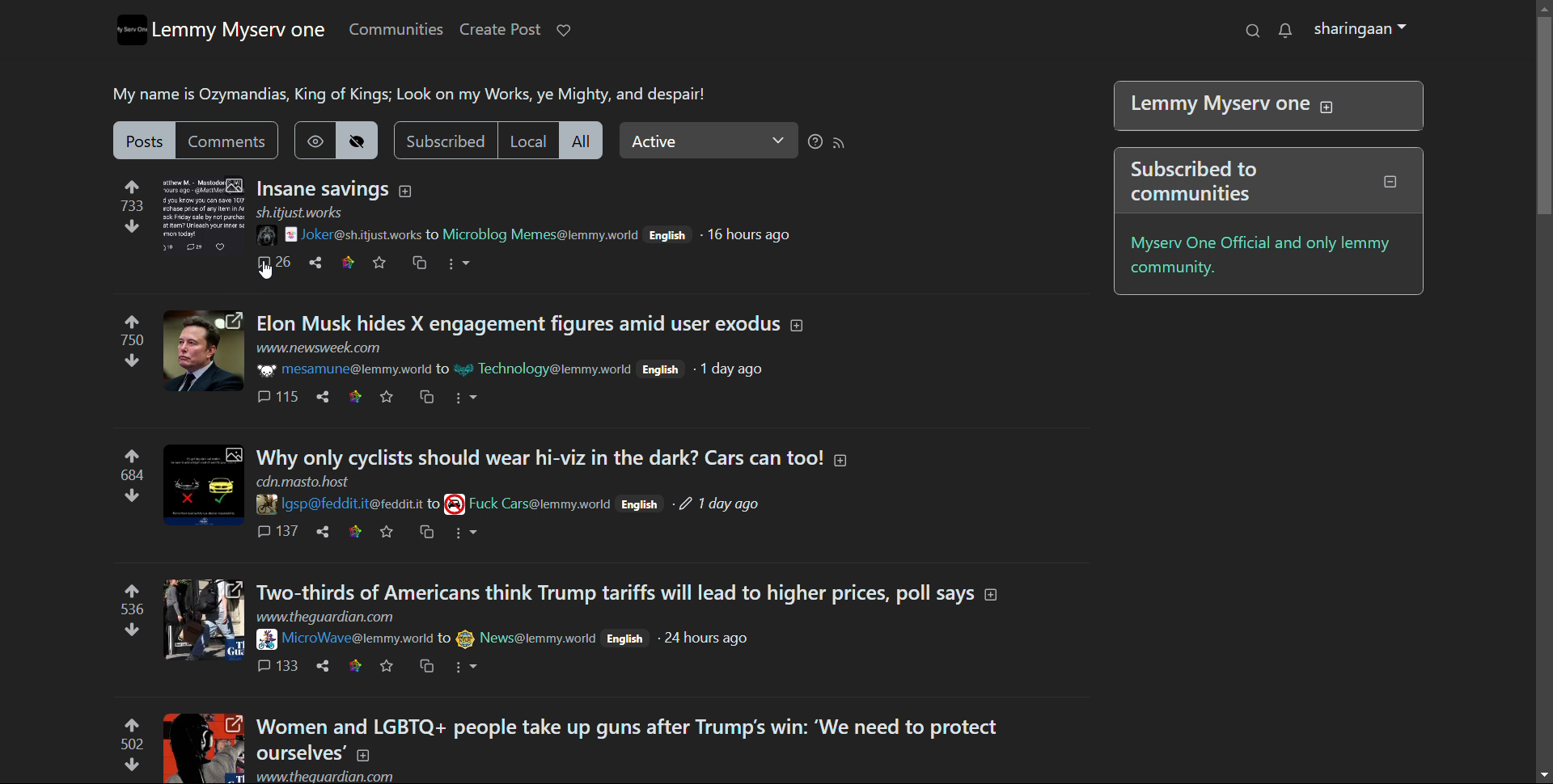 The height and width of the screenshot is (784, 1553). What do you see at coordinates (386, 397) in the screenshot?
I see `favorite` at bounding box center [386, 397].